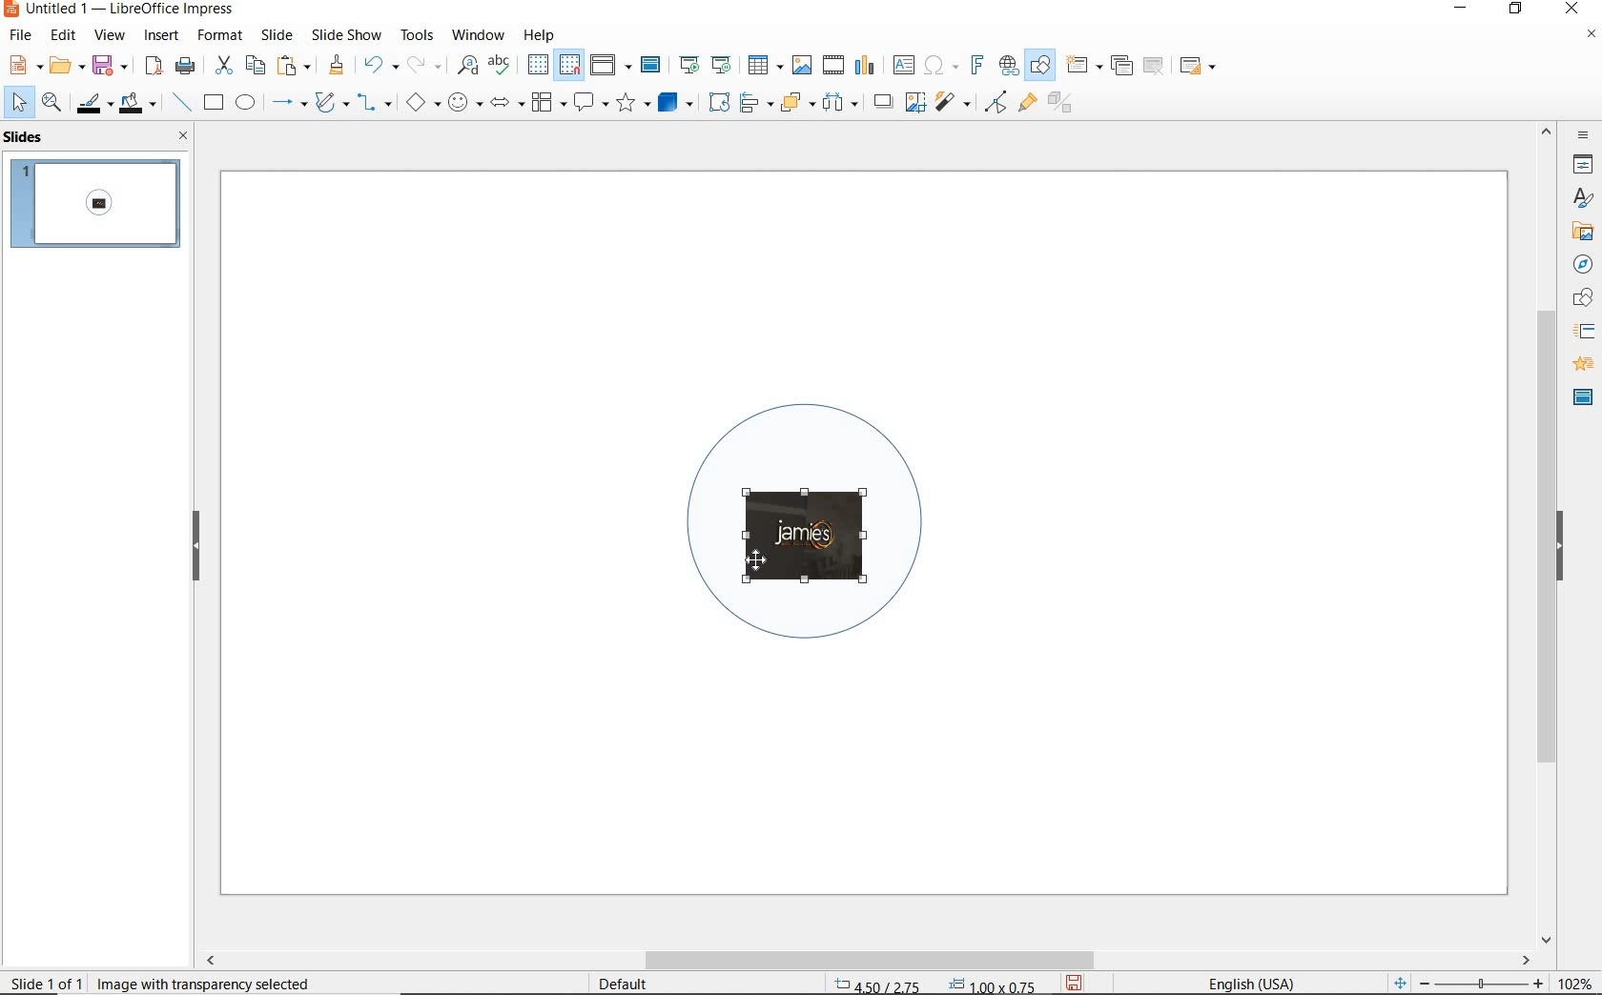 This screenshot has height=995, width=1602. I want to click on insert, so click(162, 37).